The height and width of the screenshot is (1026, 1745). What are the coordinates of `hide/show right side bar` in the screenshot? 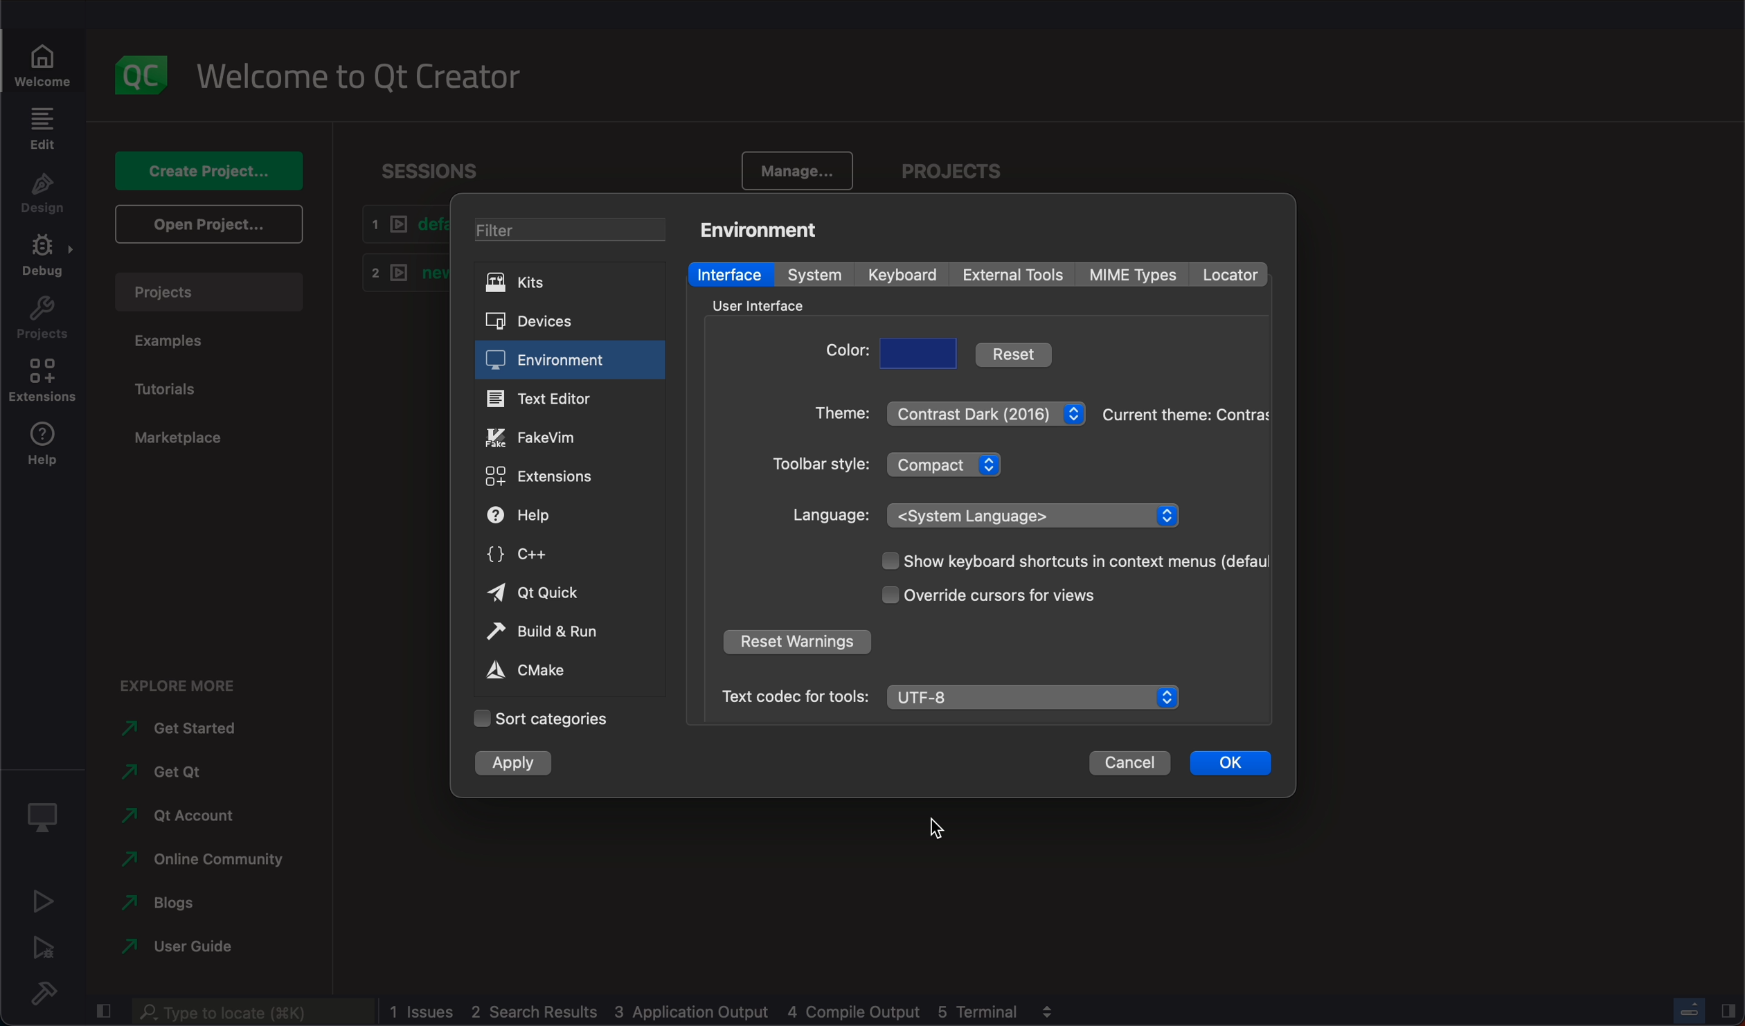 It's located at (1728, 1009).